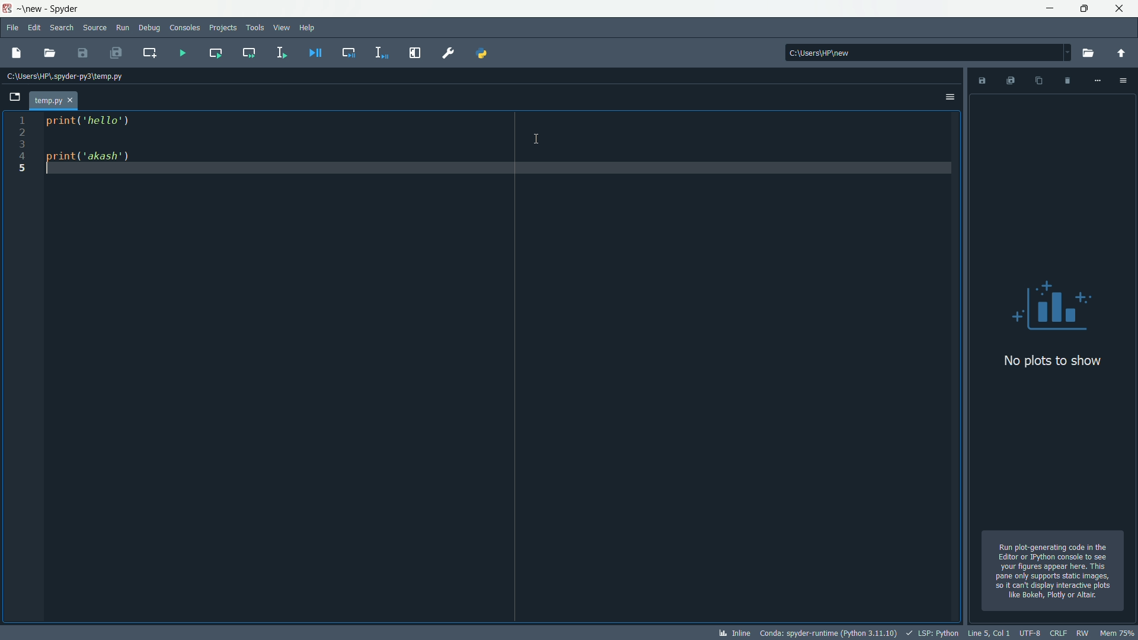 This screenshot has height=640, width=1138. I want to click on debug selection or current line, so click(381, 53).